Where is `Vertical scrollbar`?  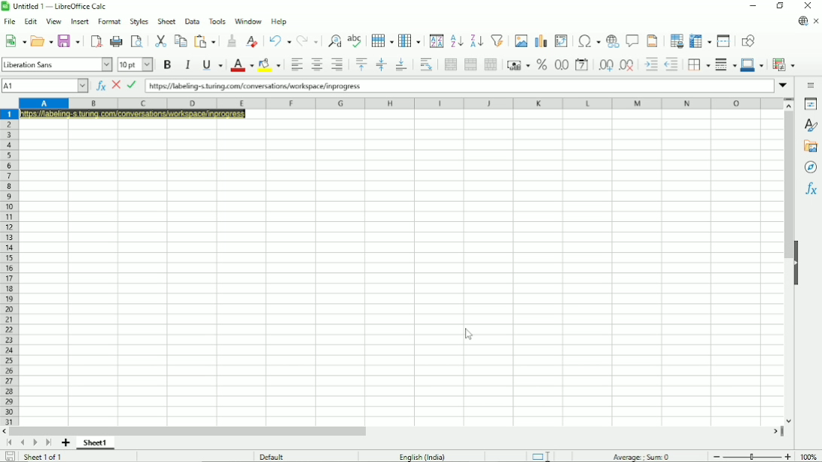
Vertical scrollbar is located at coordinates (789, 187).